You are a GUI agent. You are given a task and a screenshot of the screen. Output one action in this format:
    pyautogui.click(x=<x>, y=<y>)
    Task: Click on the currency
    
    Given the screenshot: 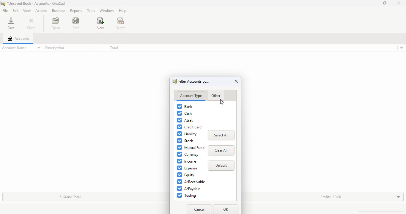 What is the action you would take?
    pyautogui.click(x=188, y=154)
    